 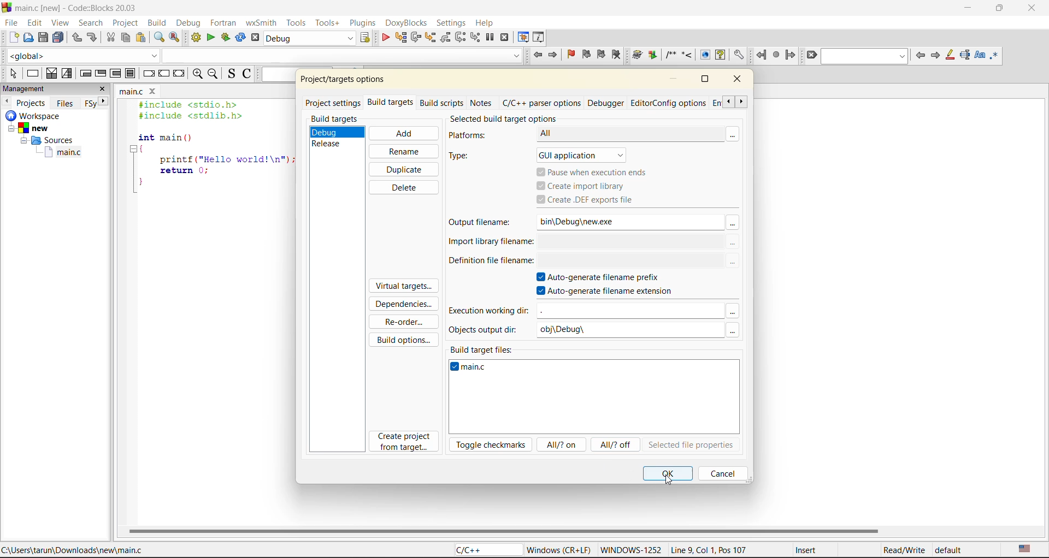 I want to click on clear boo, so click(x=618, y=56).